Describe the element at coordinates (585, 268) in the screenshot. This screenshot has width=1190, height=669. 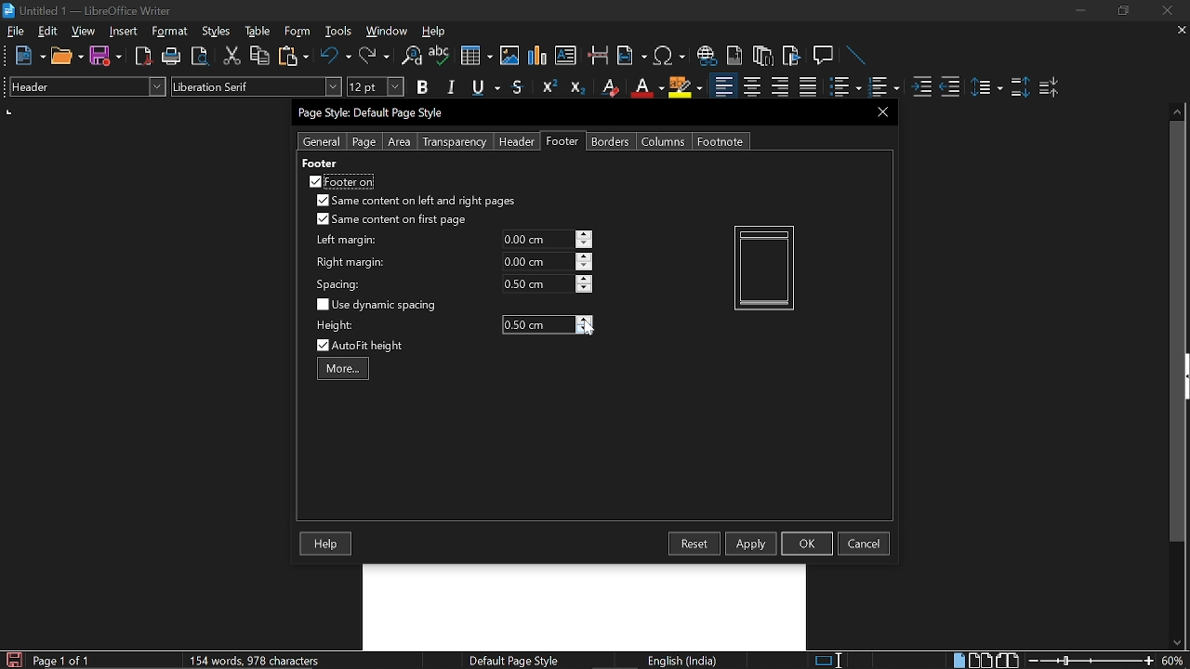
I see `decrease right margin` at that location.